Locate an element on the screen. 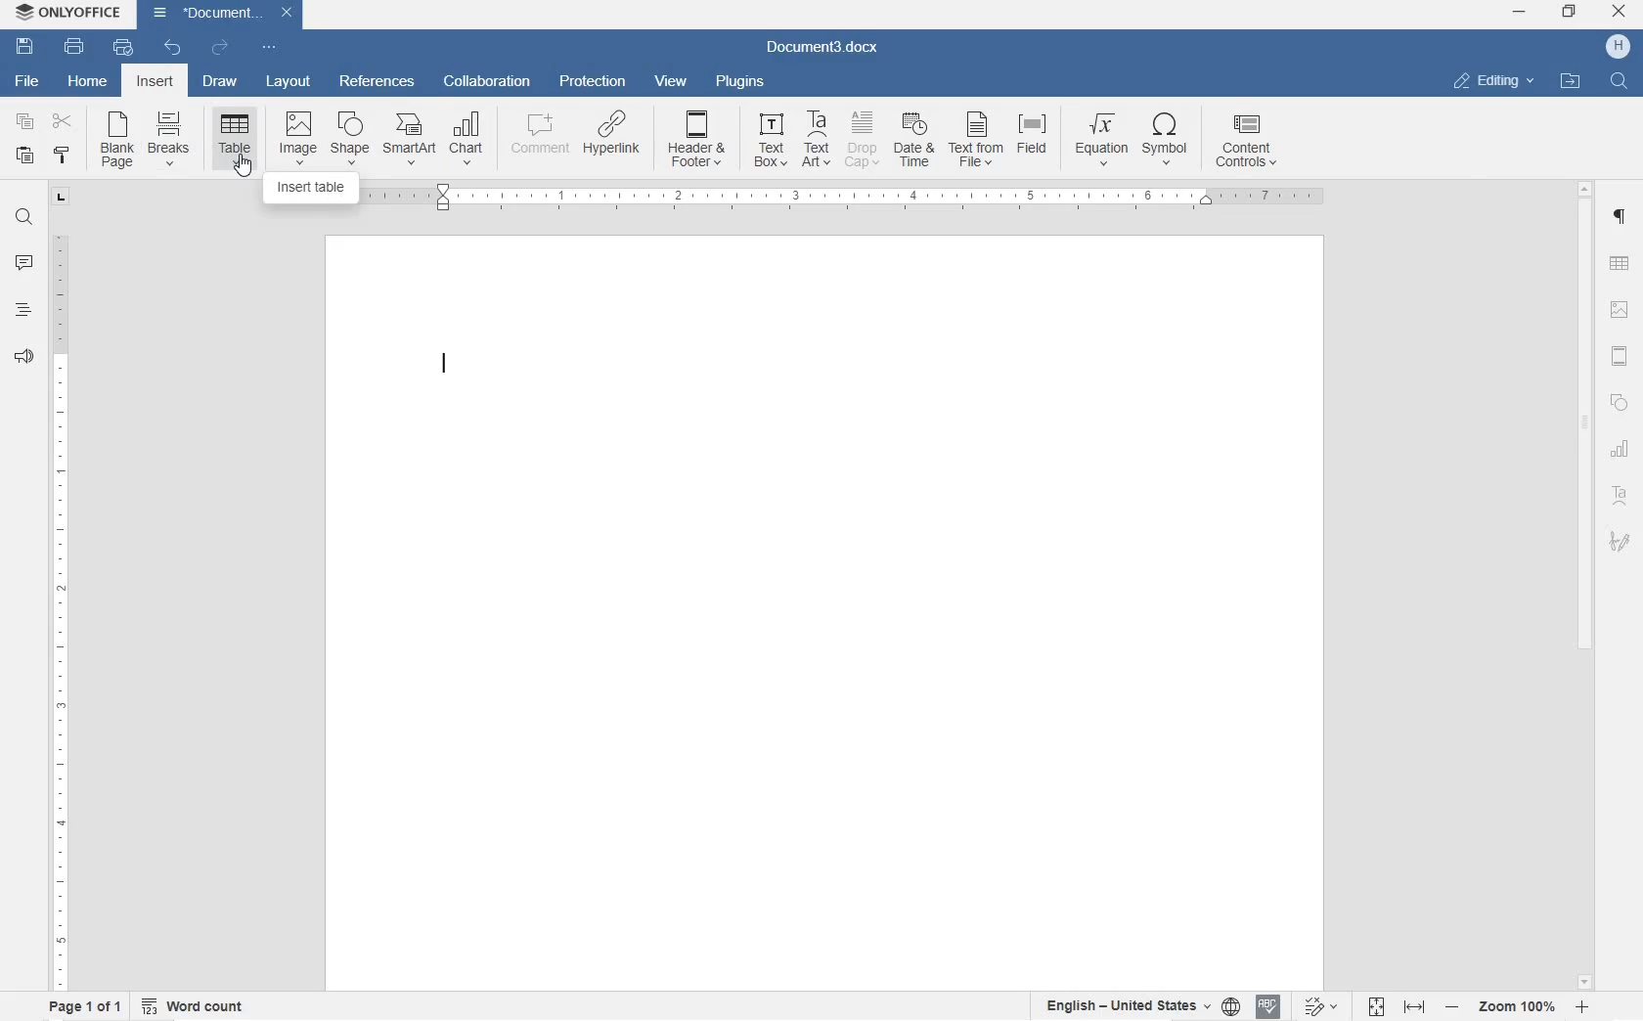  ZOOM IN OR OUT is located at coordinates (1518, 1005).